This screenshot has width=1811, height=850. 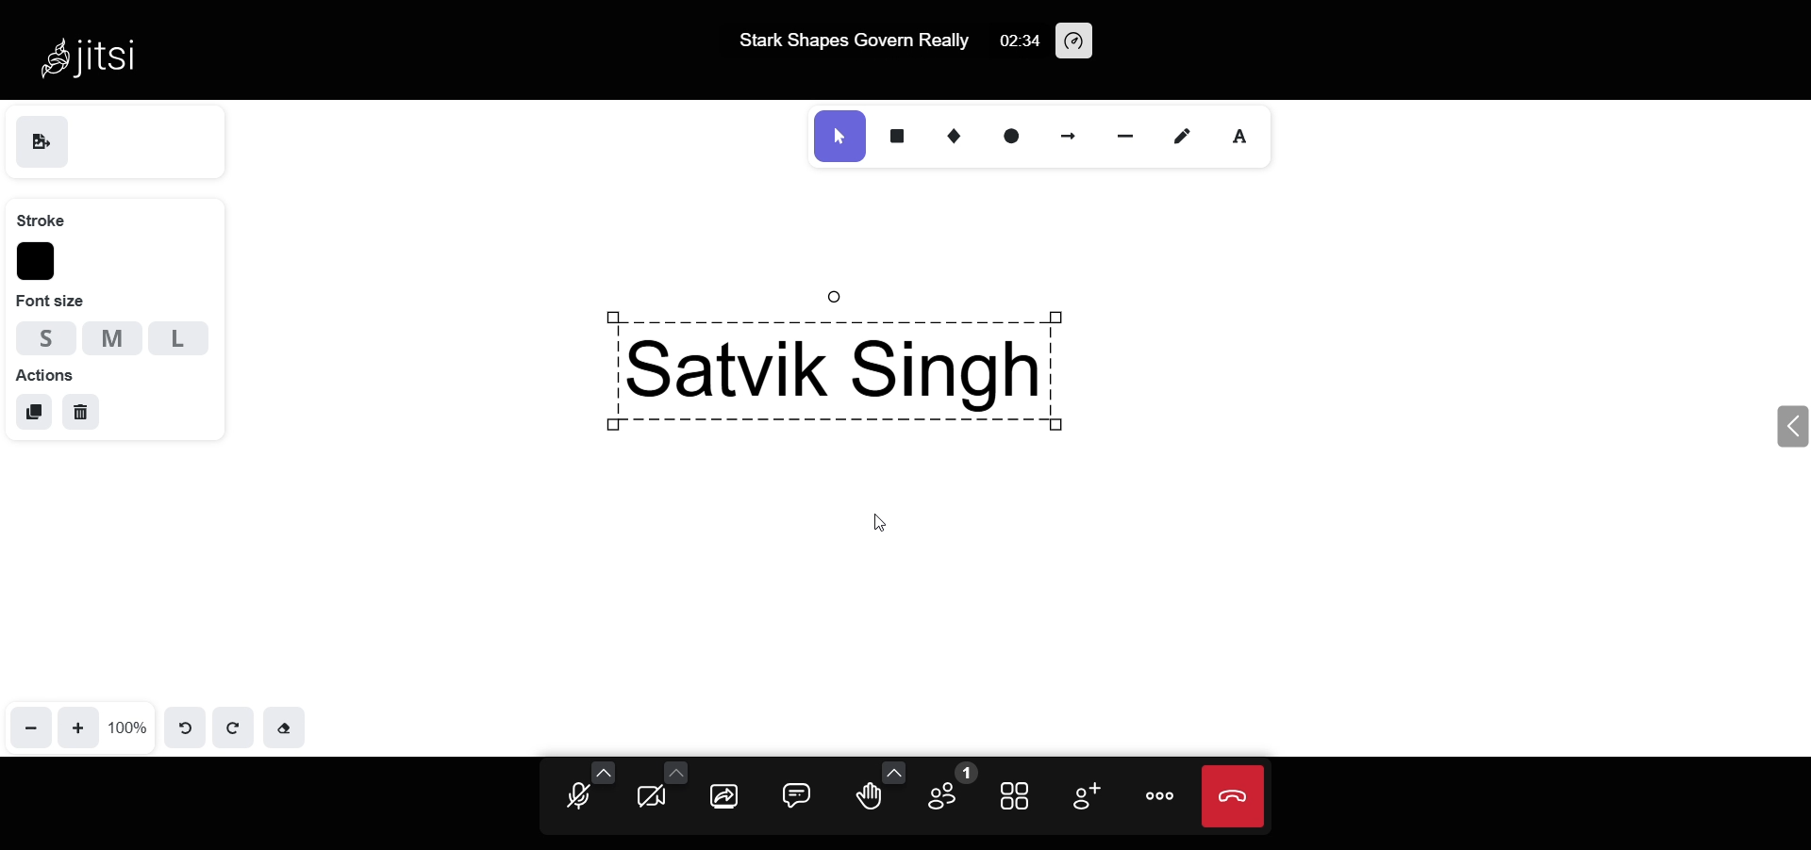 What do you see at coordinates (890, 772) in the screenshot?
I see `more emoji` at bounding box center [890, 772].